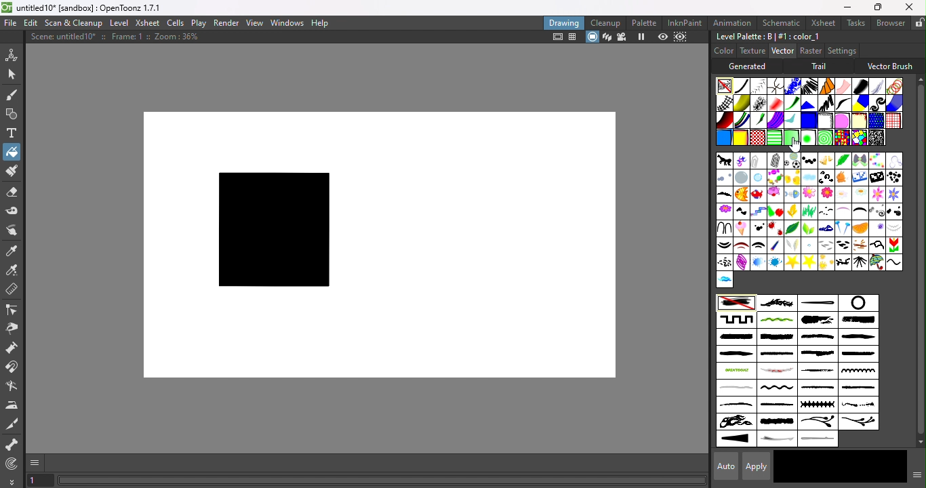 Image resolution: width=926 pixels, height=488 pixels. Describe the element at coordinates (11, 24) in the screenshot. I see `File` at that location.